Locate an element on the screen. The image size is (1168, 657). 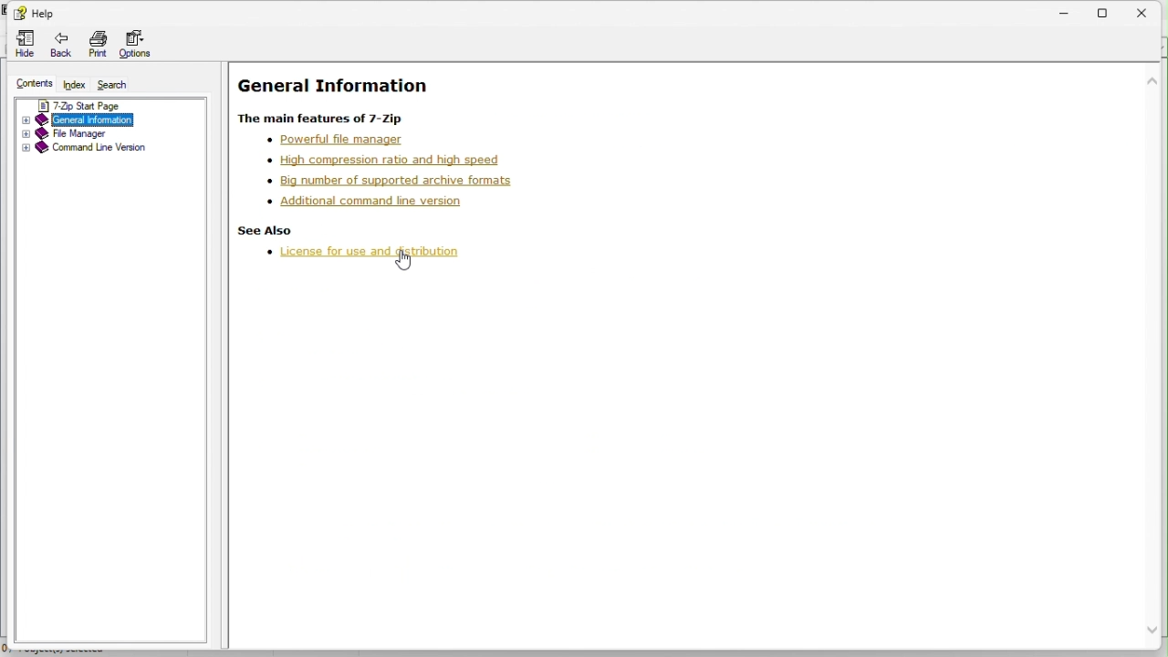
General information is located at coordinates (110, 120).